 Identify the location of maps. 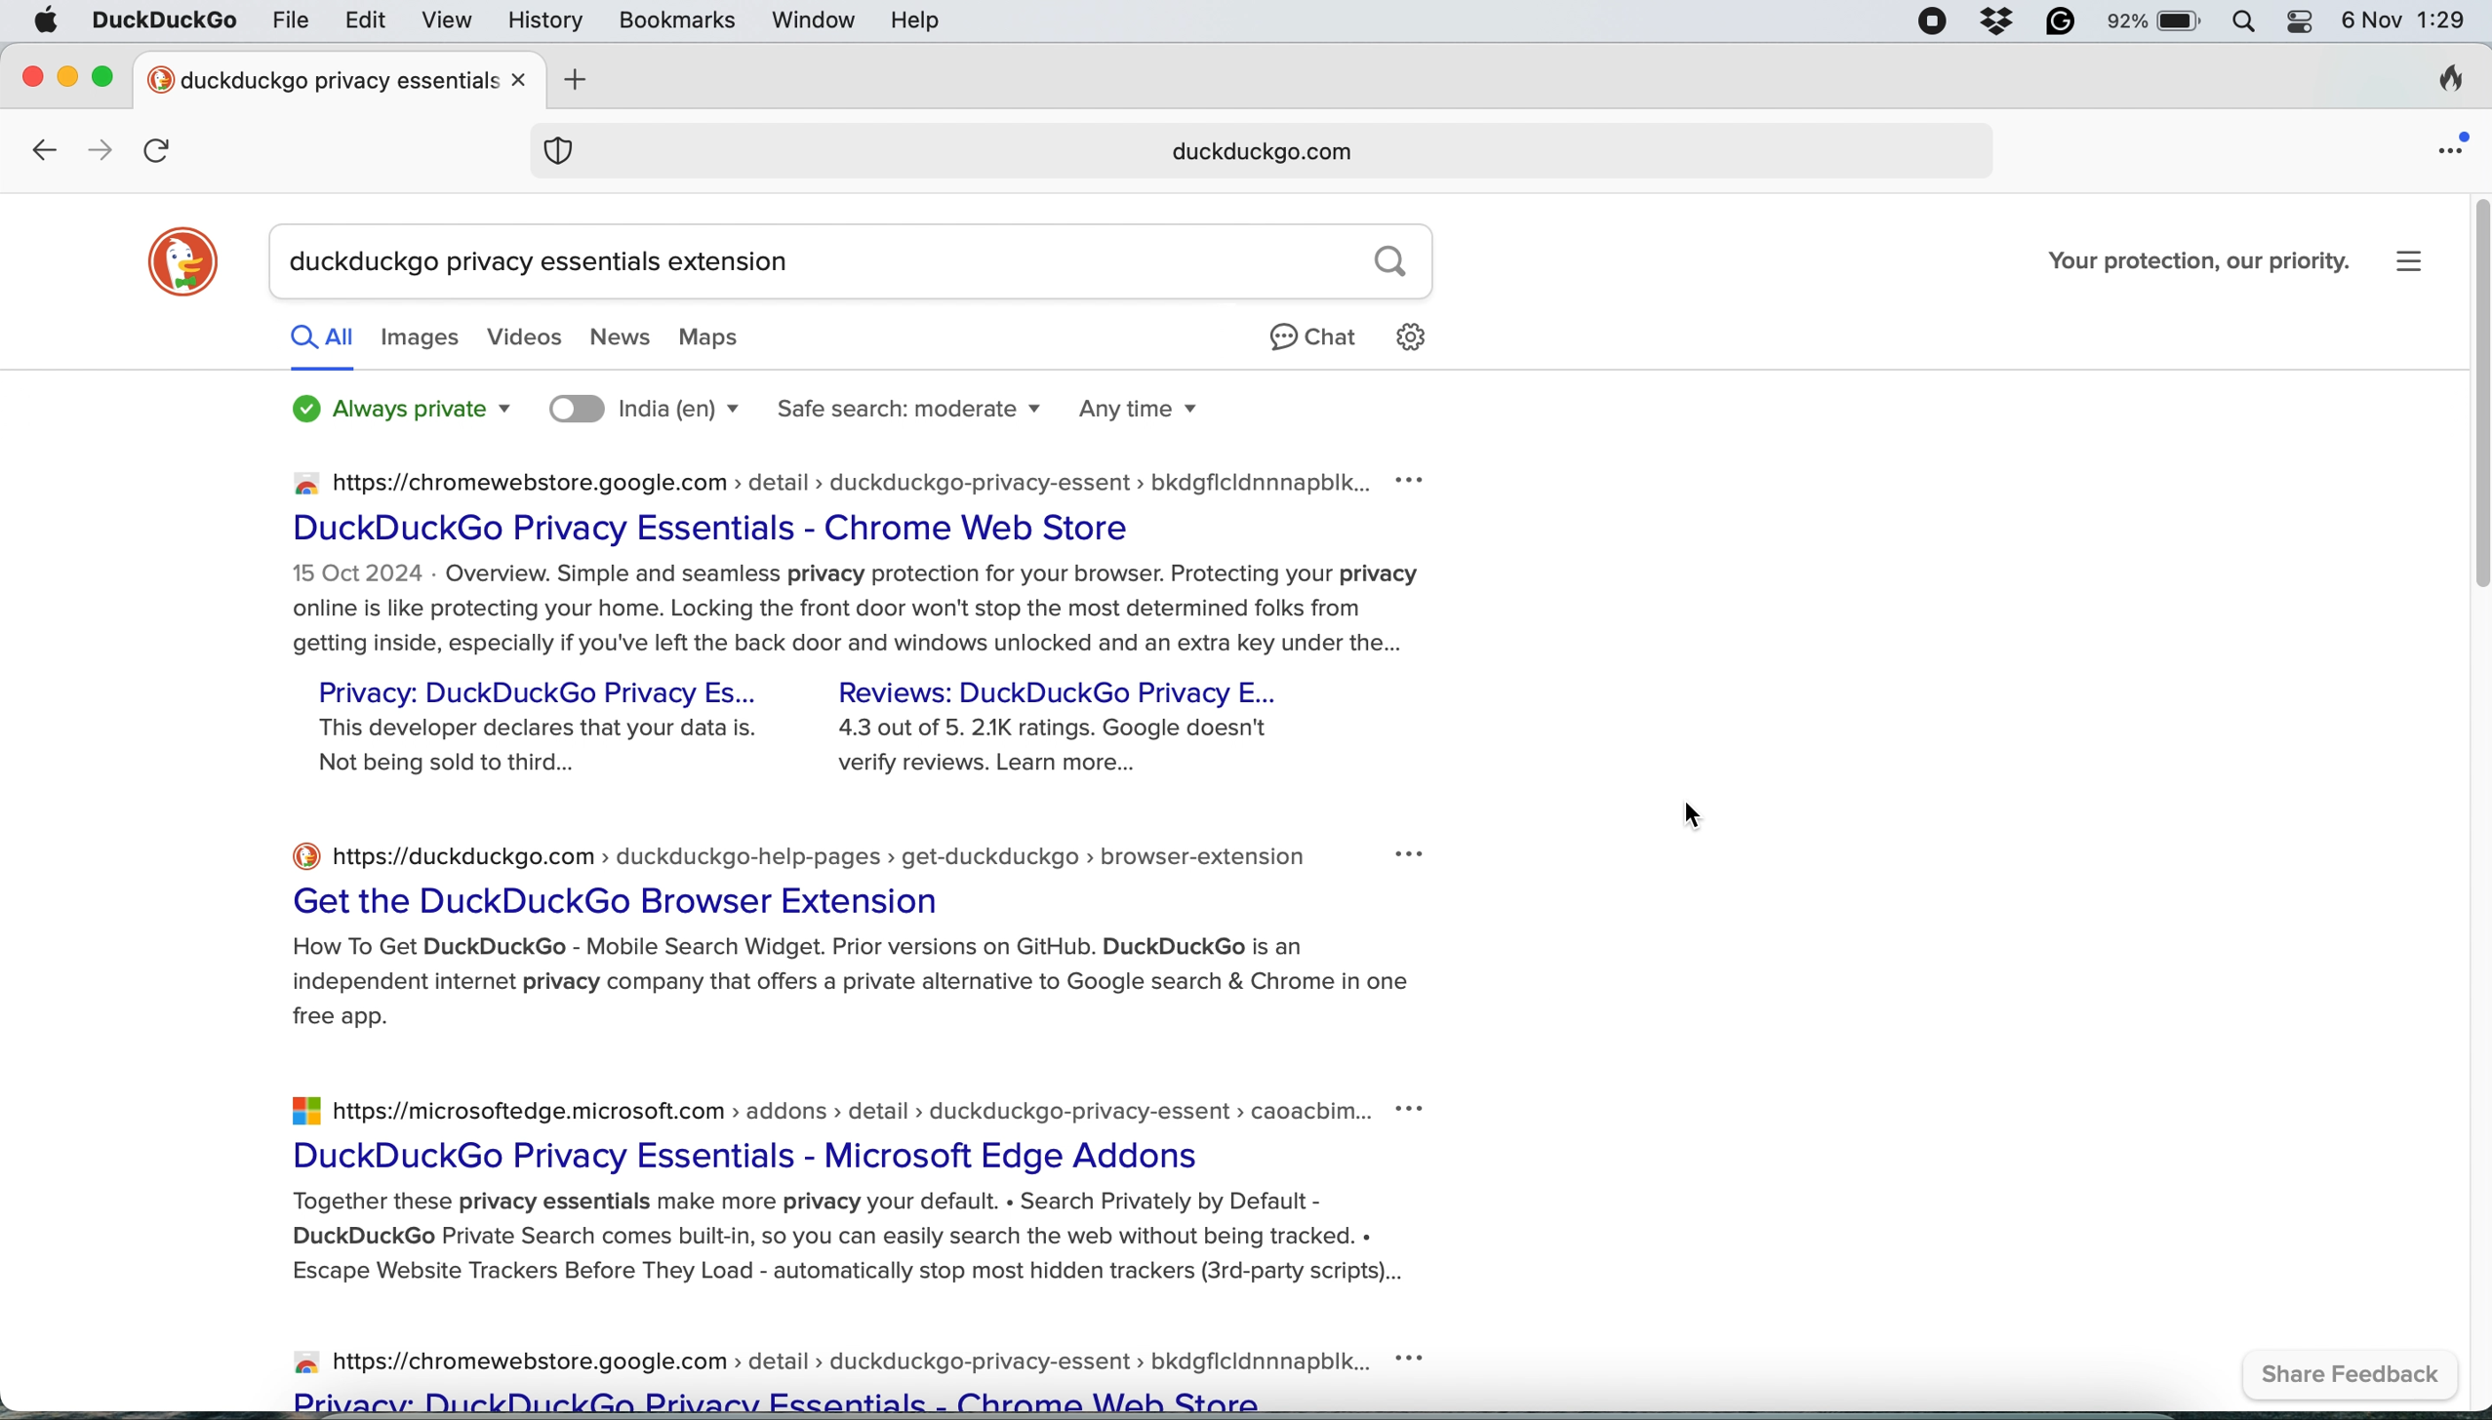
(726, 336).